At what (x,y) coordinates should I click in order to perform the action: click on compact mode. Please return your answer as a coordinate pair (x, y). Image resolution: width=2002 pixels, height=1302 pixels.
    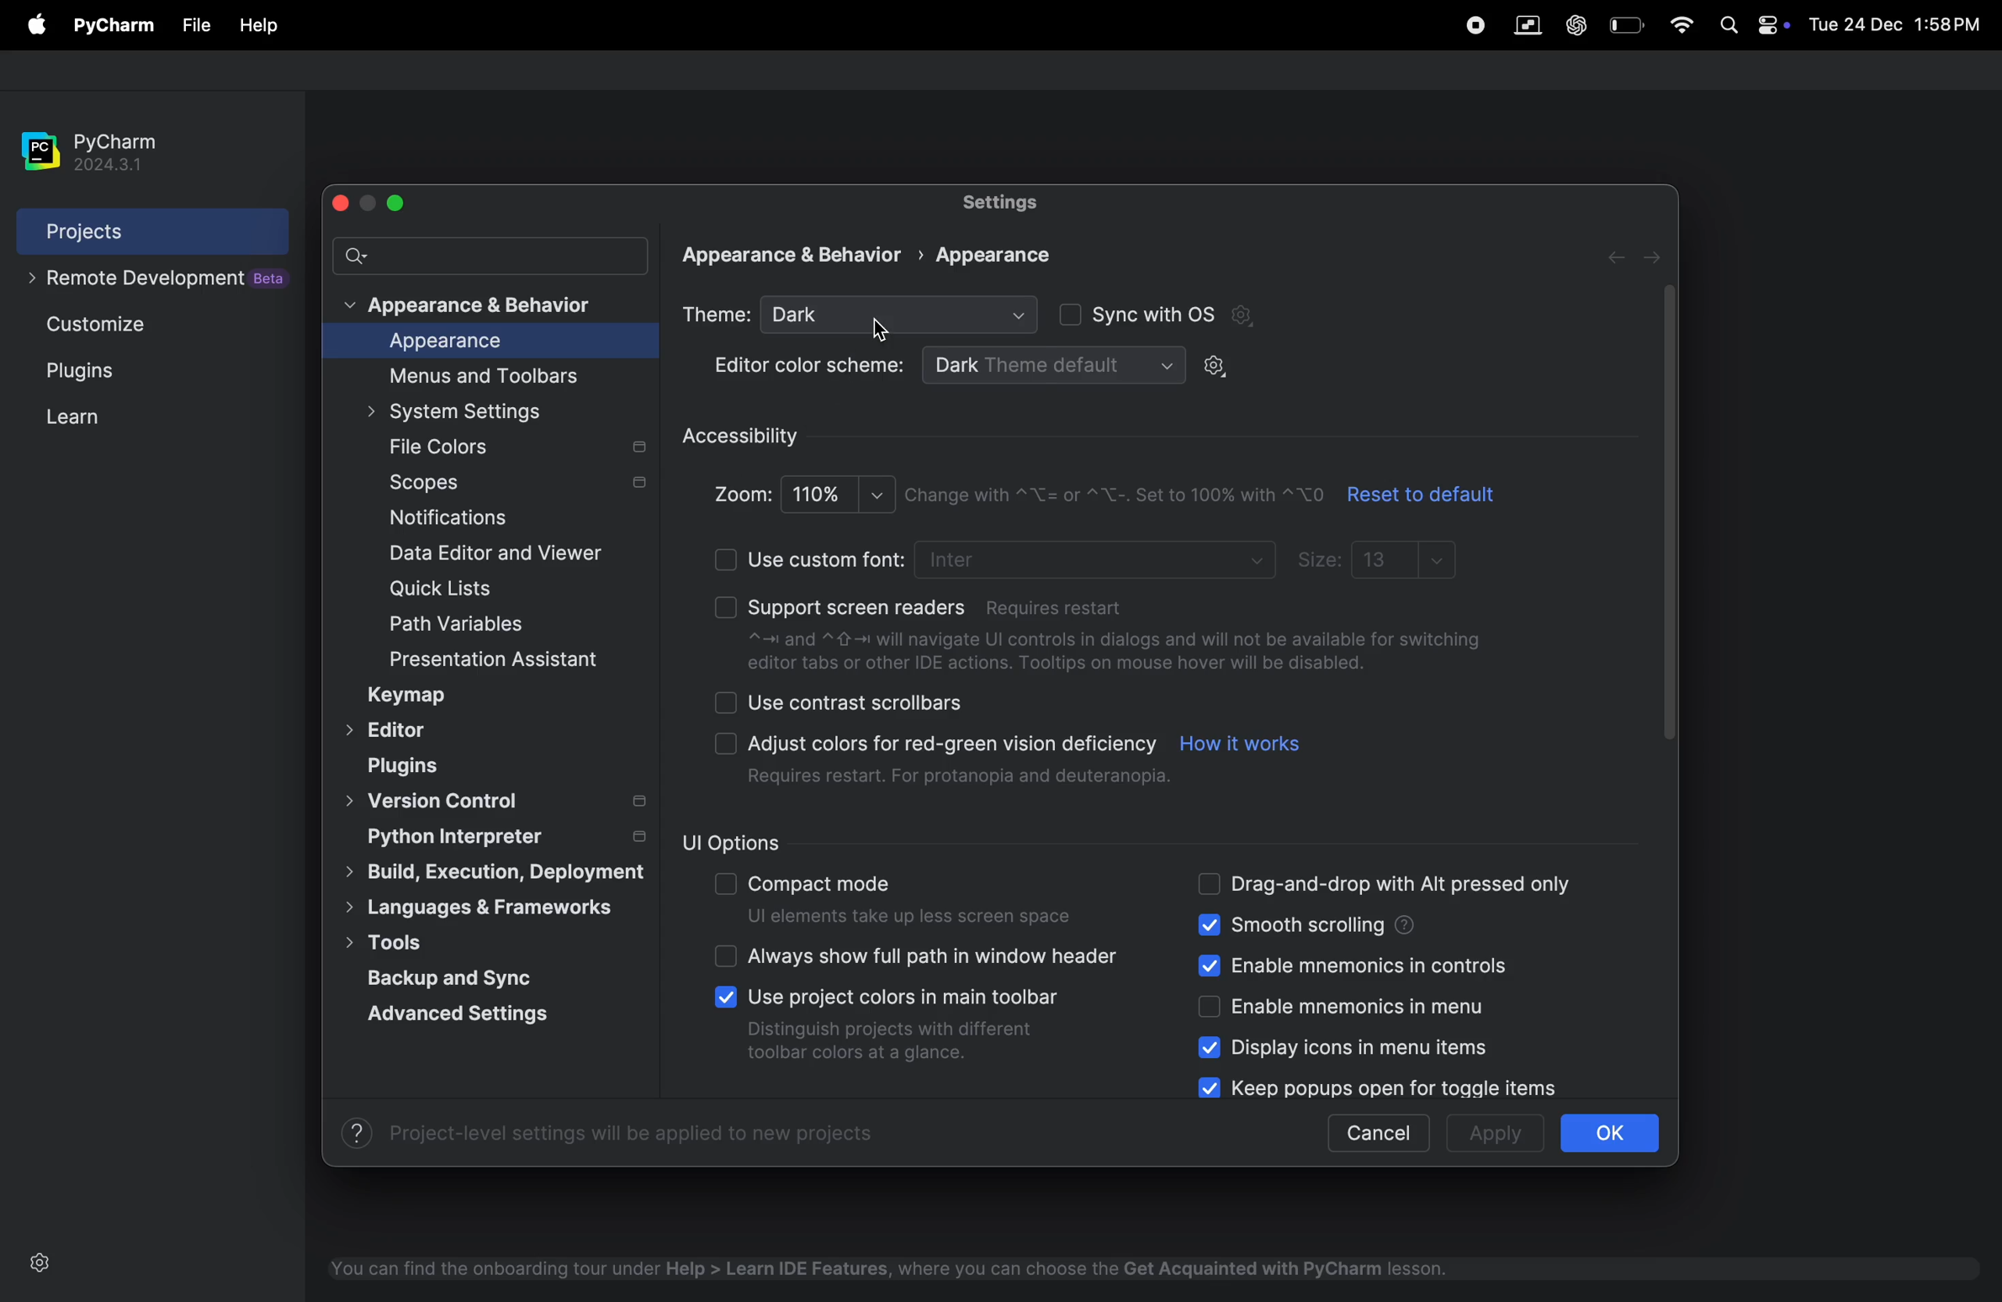
    Looking at the image, I should click on (844, 888).